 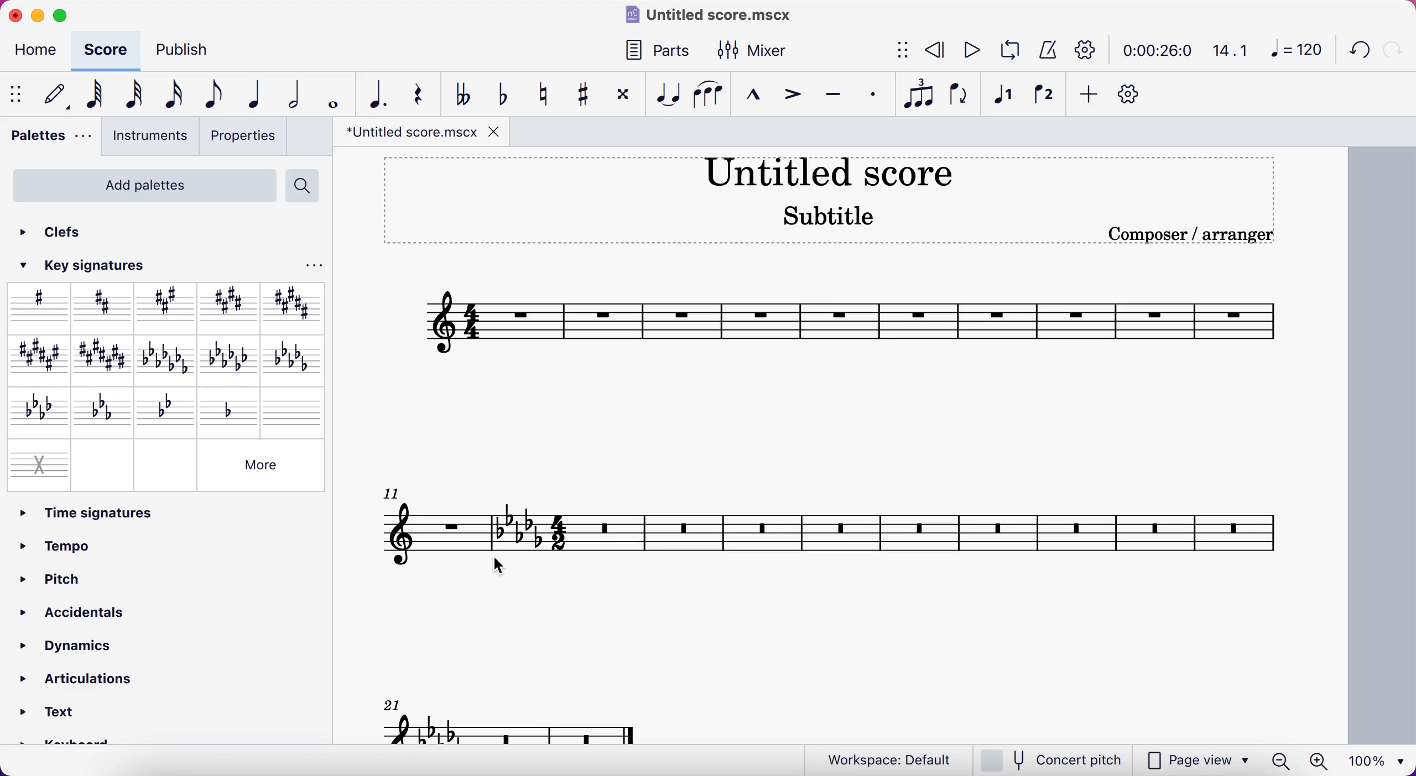 I want to click on G minor, so click(x=169, y=409).